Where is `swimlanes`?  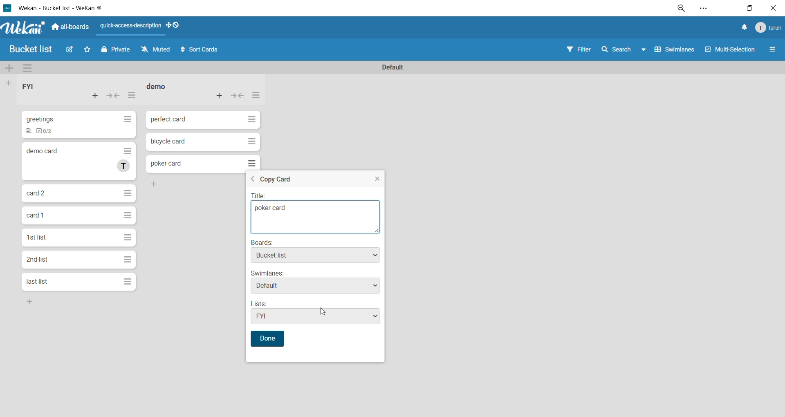 swimlanes is located at coordinates (676, 51).